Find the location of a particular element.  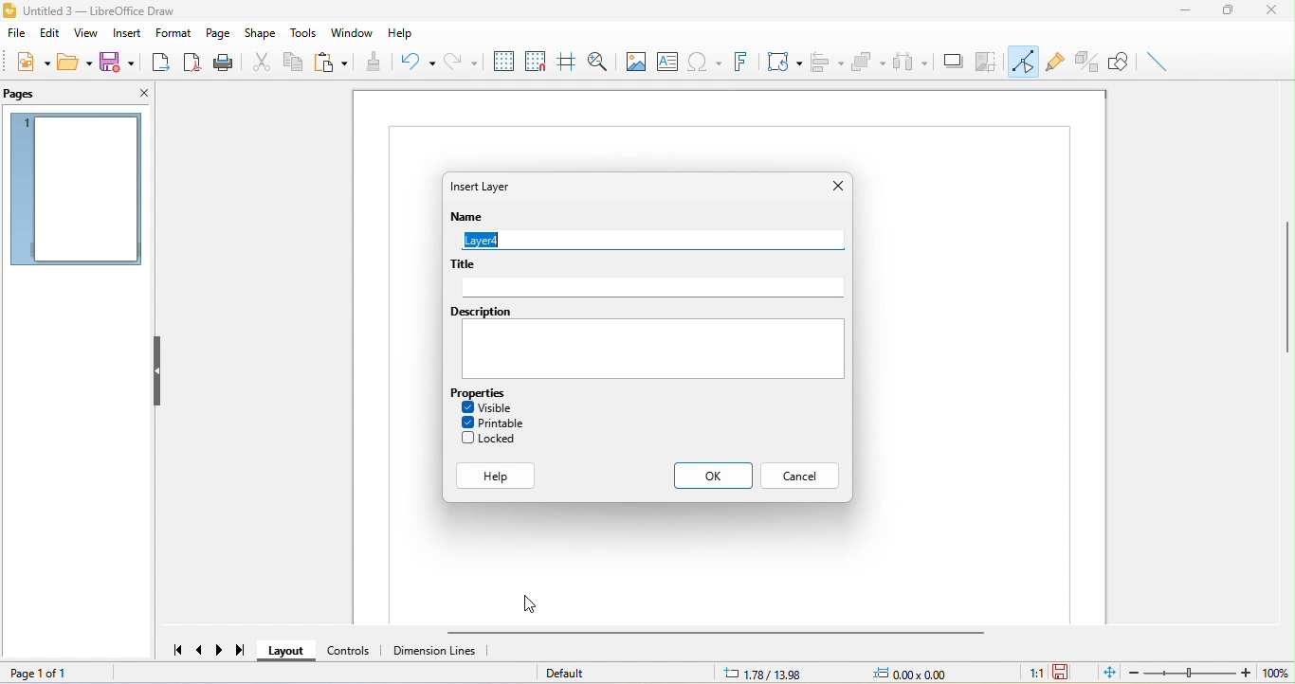

default is located at coordinates (590, 673).